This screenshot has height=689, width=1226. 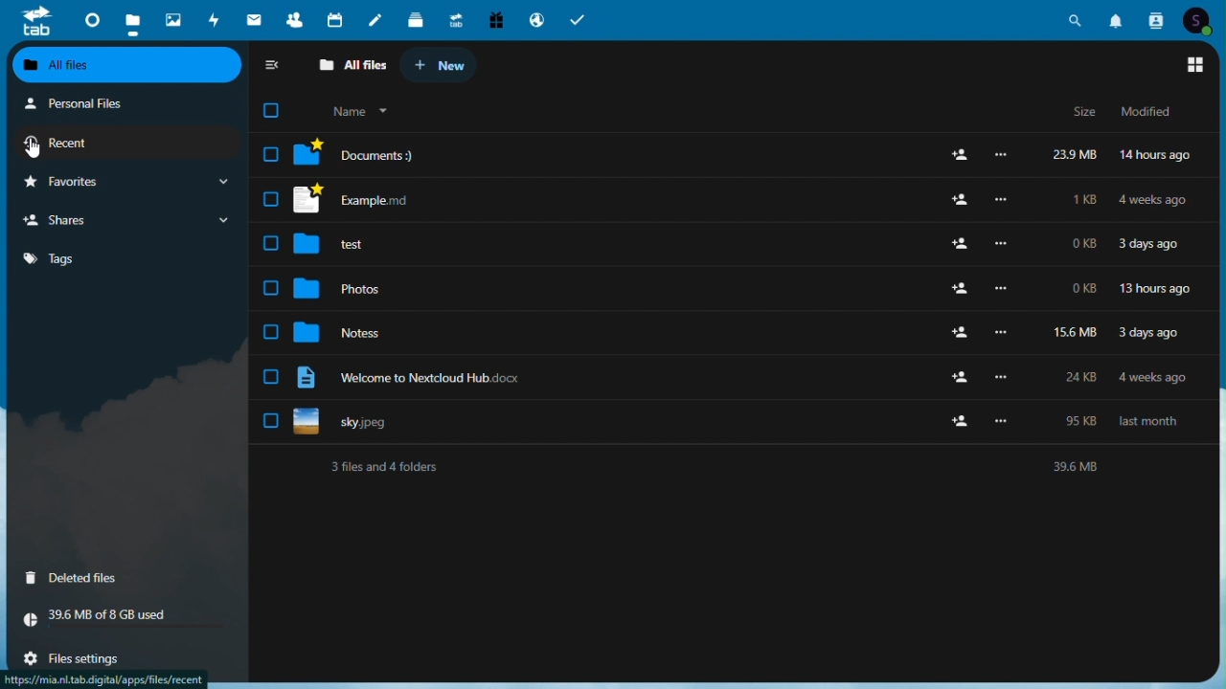 I want to click on checkbox, so click(x=270, y=200).